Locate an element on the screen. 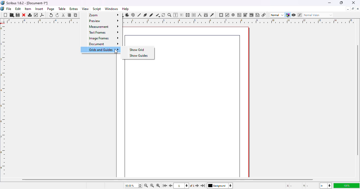 The image size is (360, 189). edit is located at coordinates (18, 9).